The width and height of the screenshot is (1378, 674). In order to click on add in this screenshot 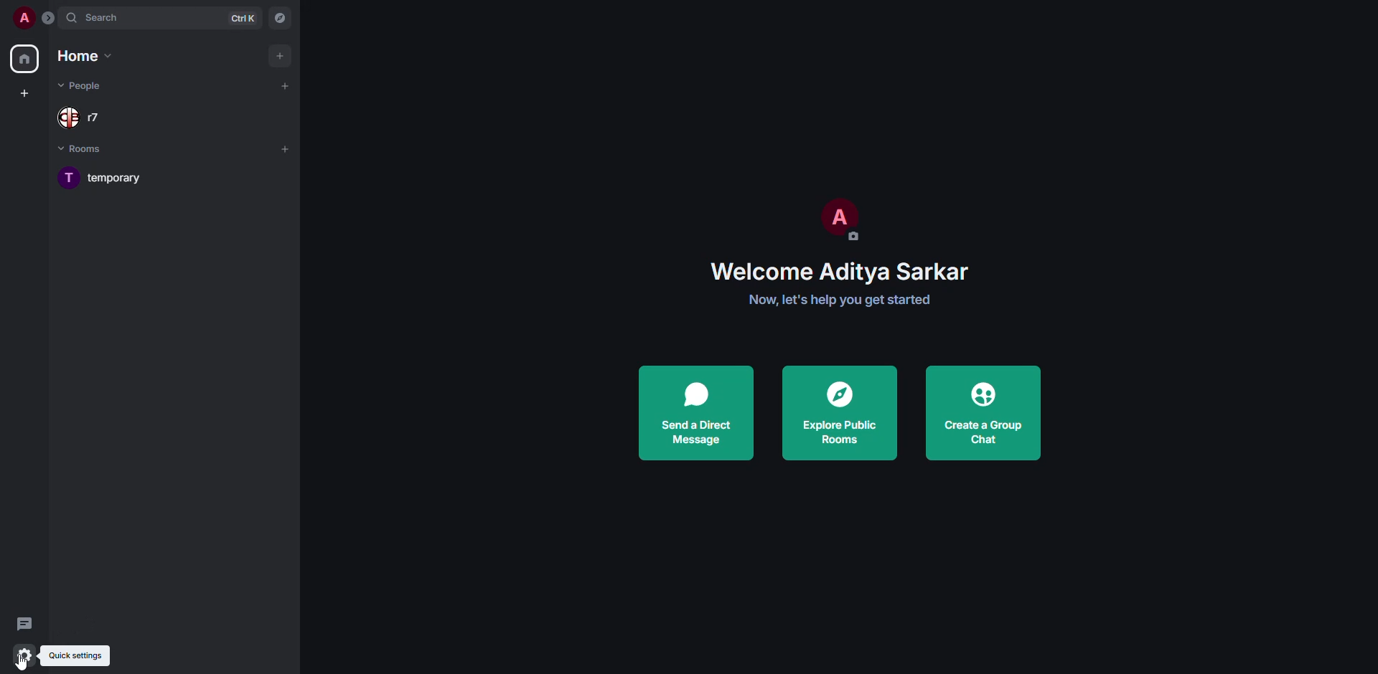, I will do `click(286, 85)`.